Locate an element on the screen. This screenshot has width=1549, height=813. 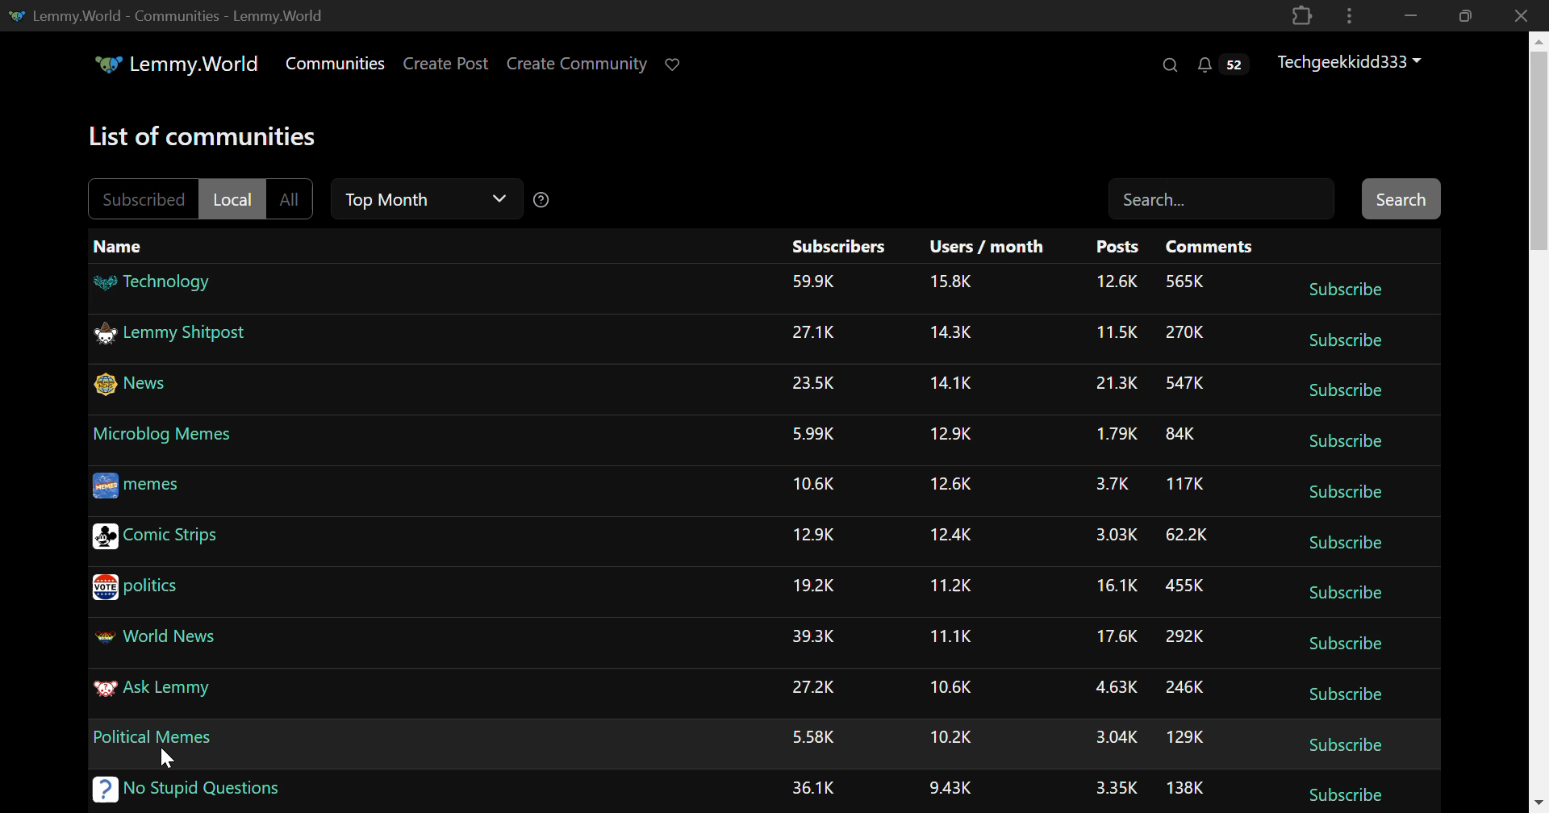
Amount is located at coordinates (1186, 787).